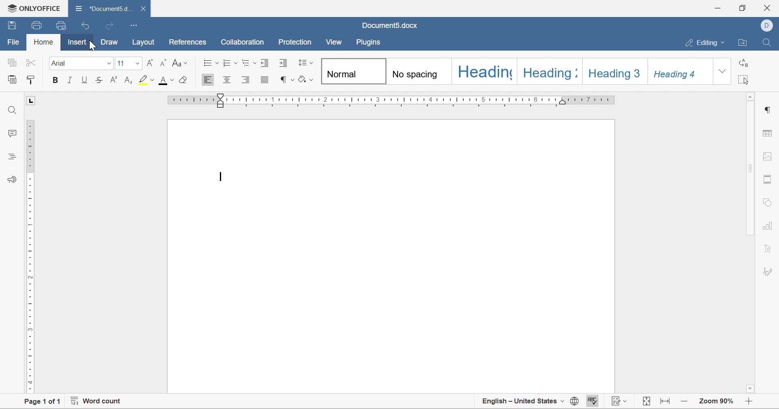  I want to click on close, so click(769, 8).